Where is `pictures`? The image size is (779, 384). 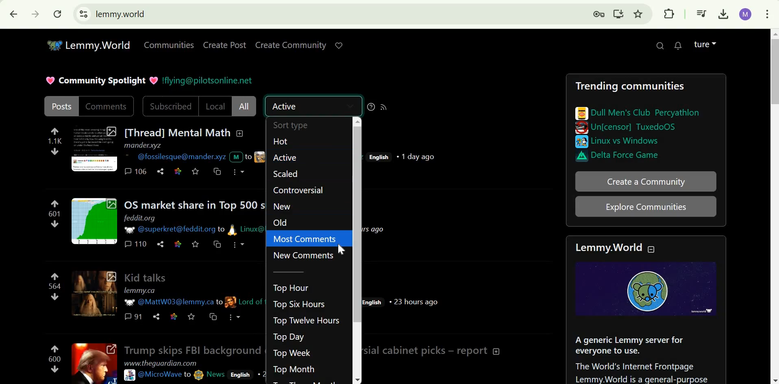 pictures is located at coordinates (579, 111).